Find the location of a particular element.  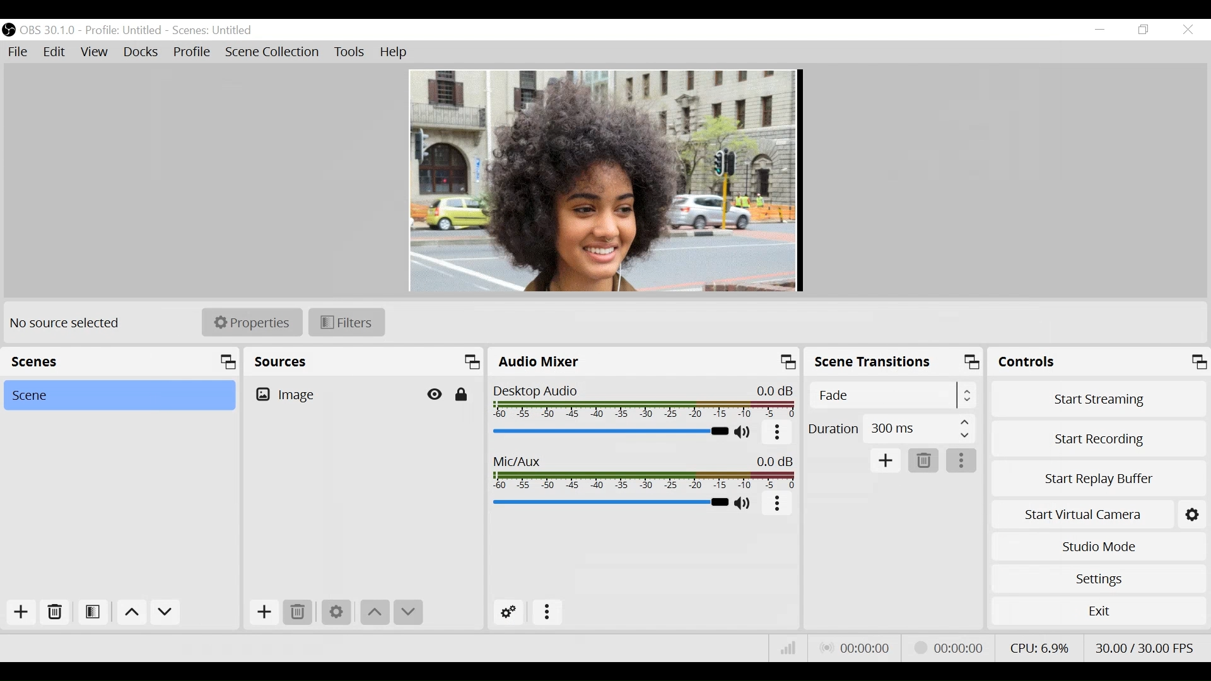

Docks is located at coordinates (141, 52).